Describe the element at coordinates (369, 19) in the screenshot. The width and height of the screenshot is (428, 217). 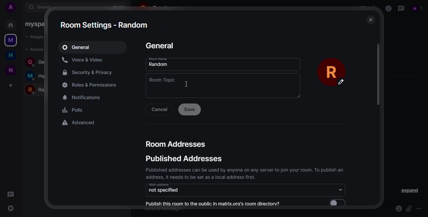
I see `close` at that location.